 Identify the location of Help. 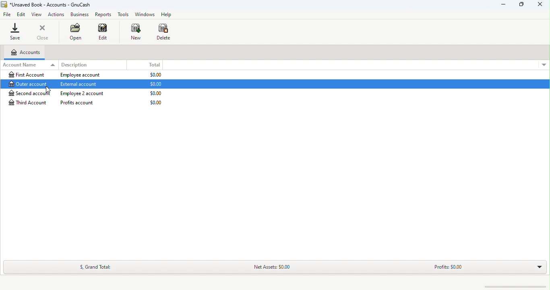
(166, 14).